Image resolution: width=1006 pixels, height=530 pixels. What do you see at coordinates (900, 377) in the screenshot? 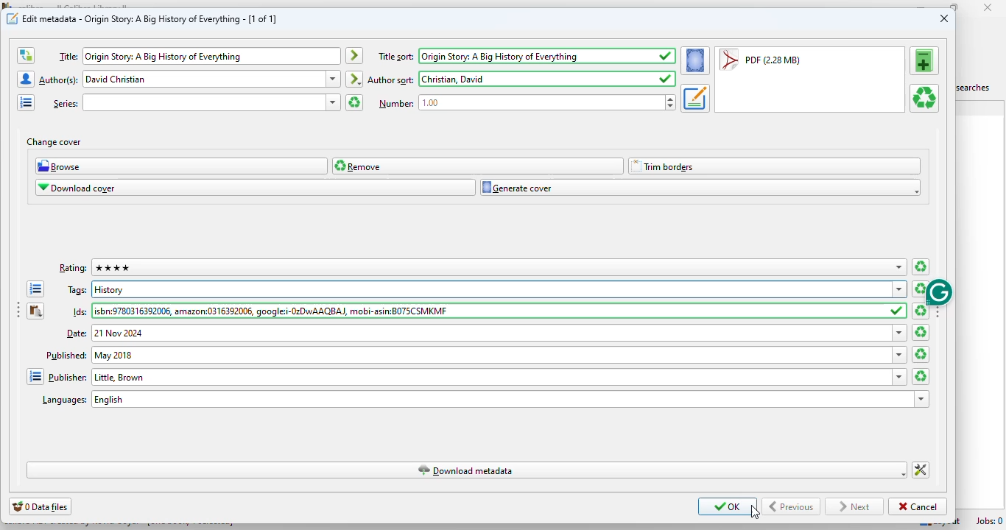
I see `dropdown` at bounding box center [900, 377].